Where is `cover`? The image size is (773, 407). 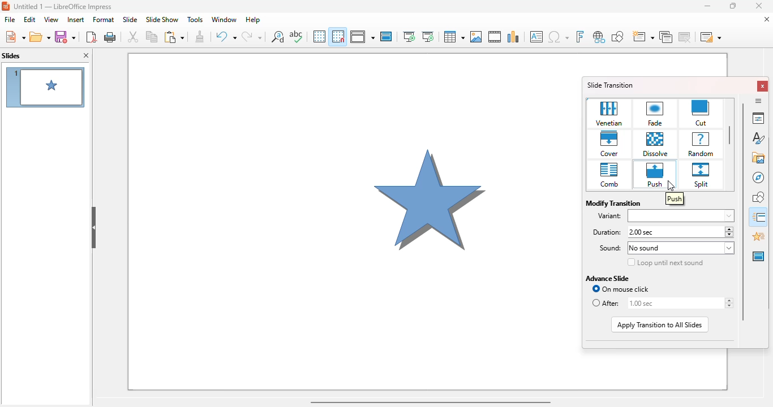 cover is located at coordinates (610, 144).